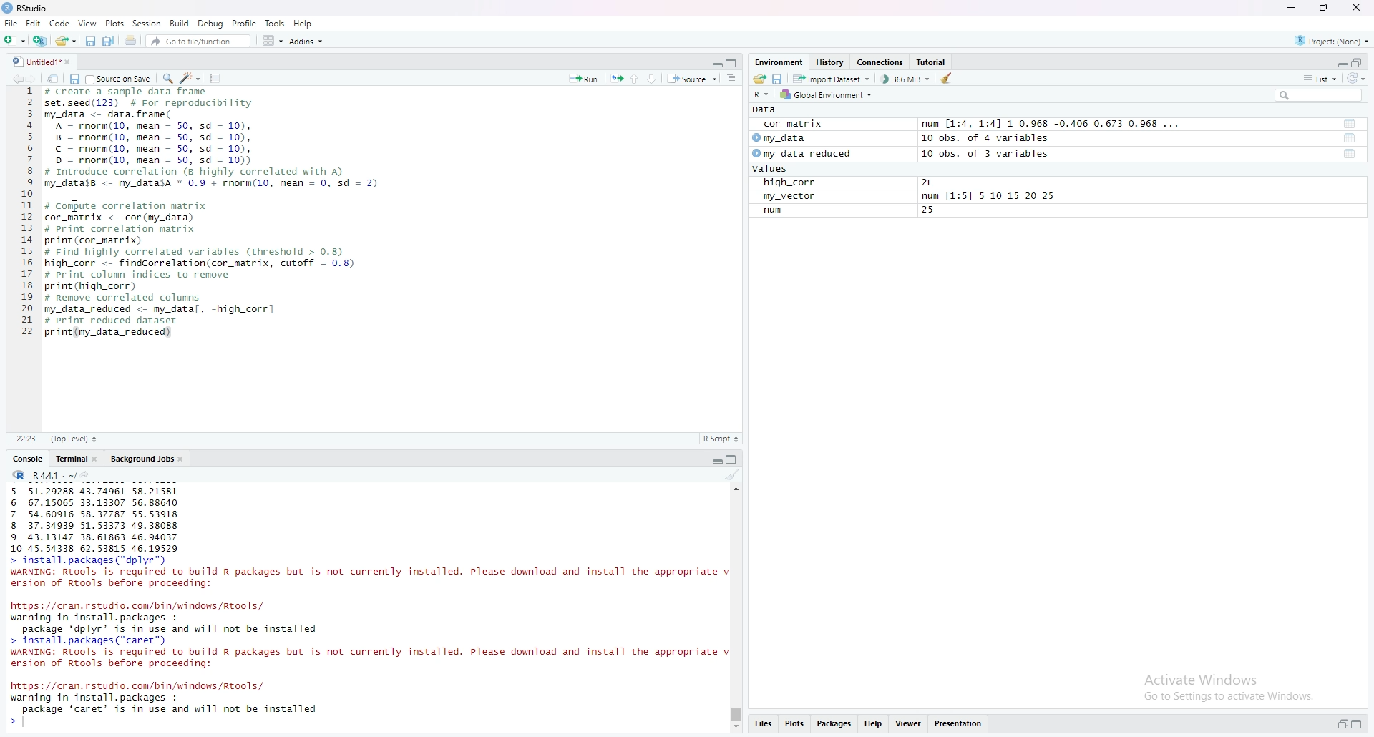  What do you see at coordinates (36, 62) in the screenshot?
I see `Untitled1*` at bounding box center [36, 62].